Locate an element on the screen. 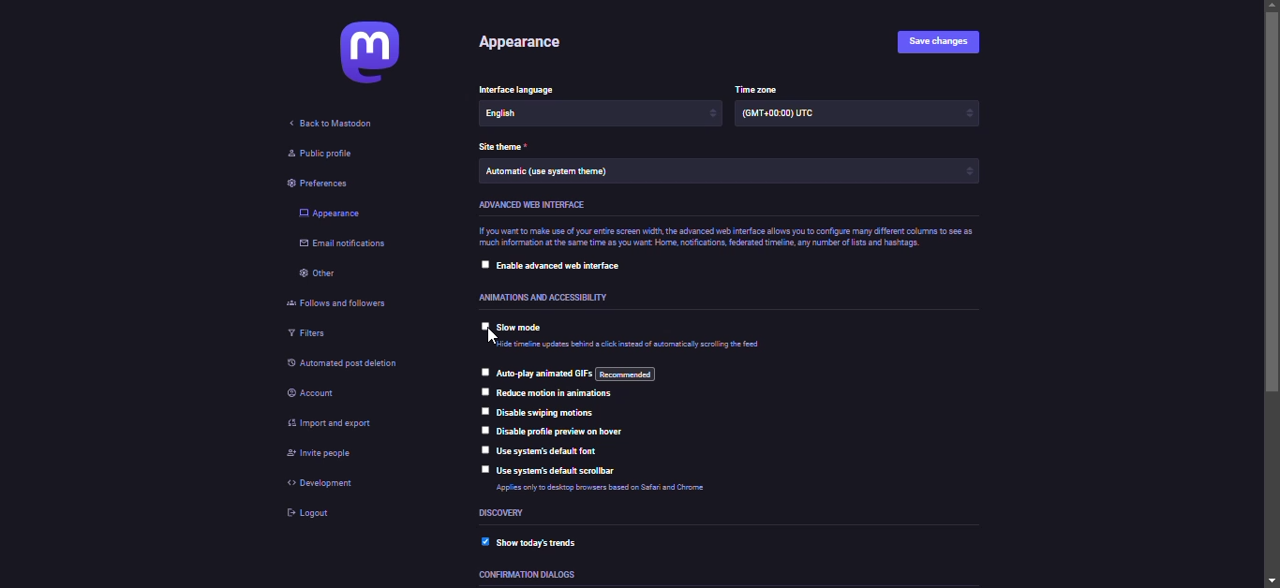 The width and height of the screenshot is (1280, 588). advanced web interface is located at coordinates (530, 208).